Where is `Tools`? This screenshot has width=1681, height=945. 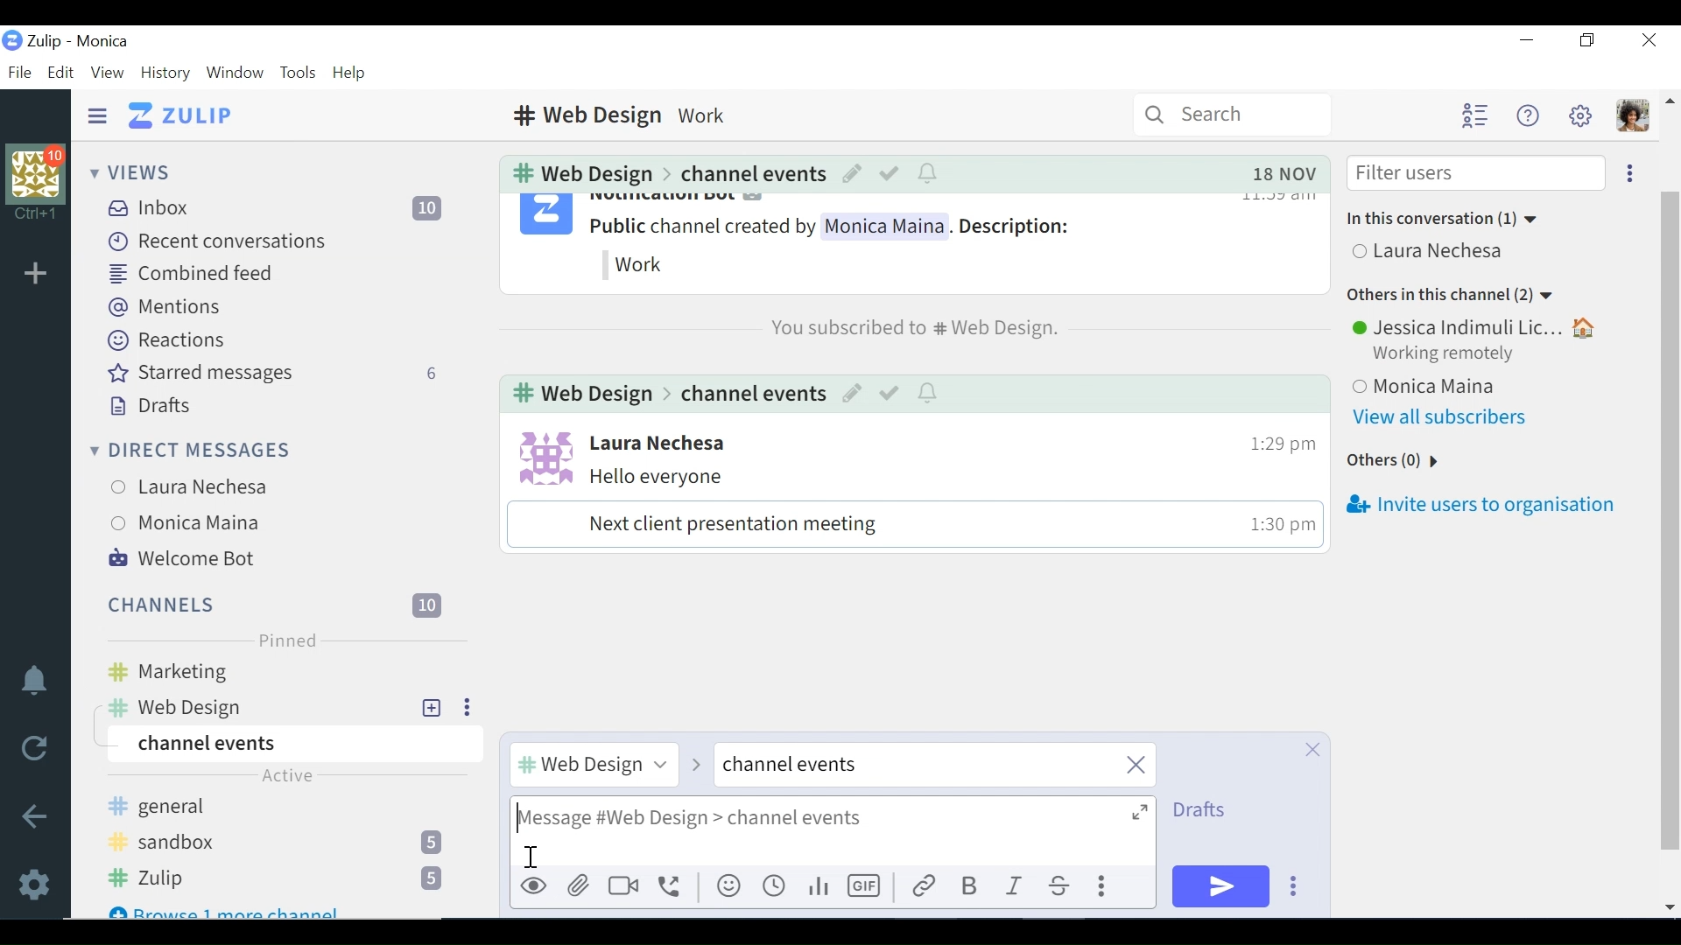
Tools is located at coordinates (297, 73).